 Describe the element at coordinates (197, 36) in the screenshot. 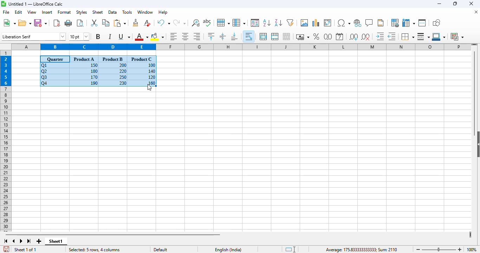

I see `align right` at that location.